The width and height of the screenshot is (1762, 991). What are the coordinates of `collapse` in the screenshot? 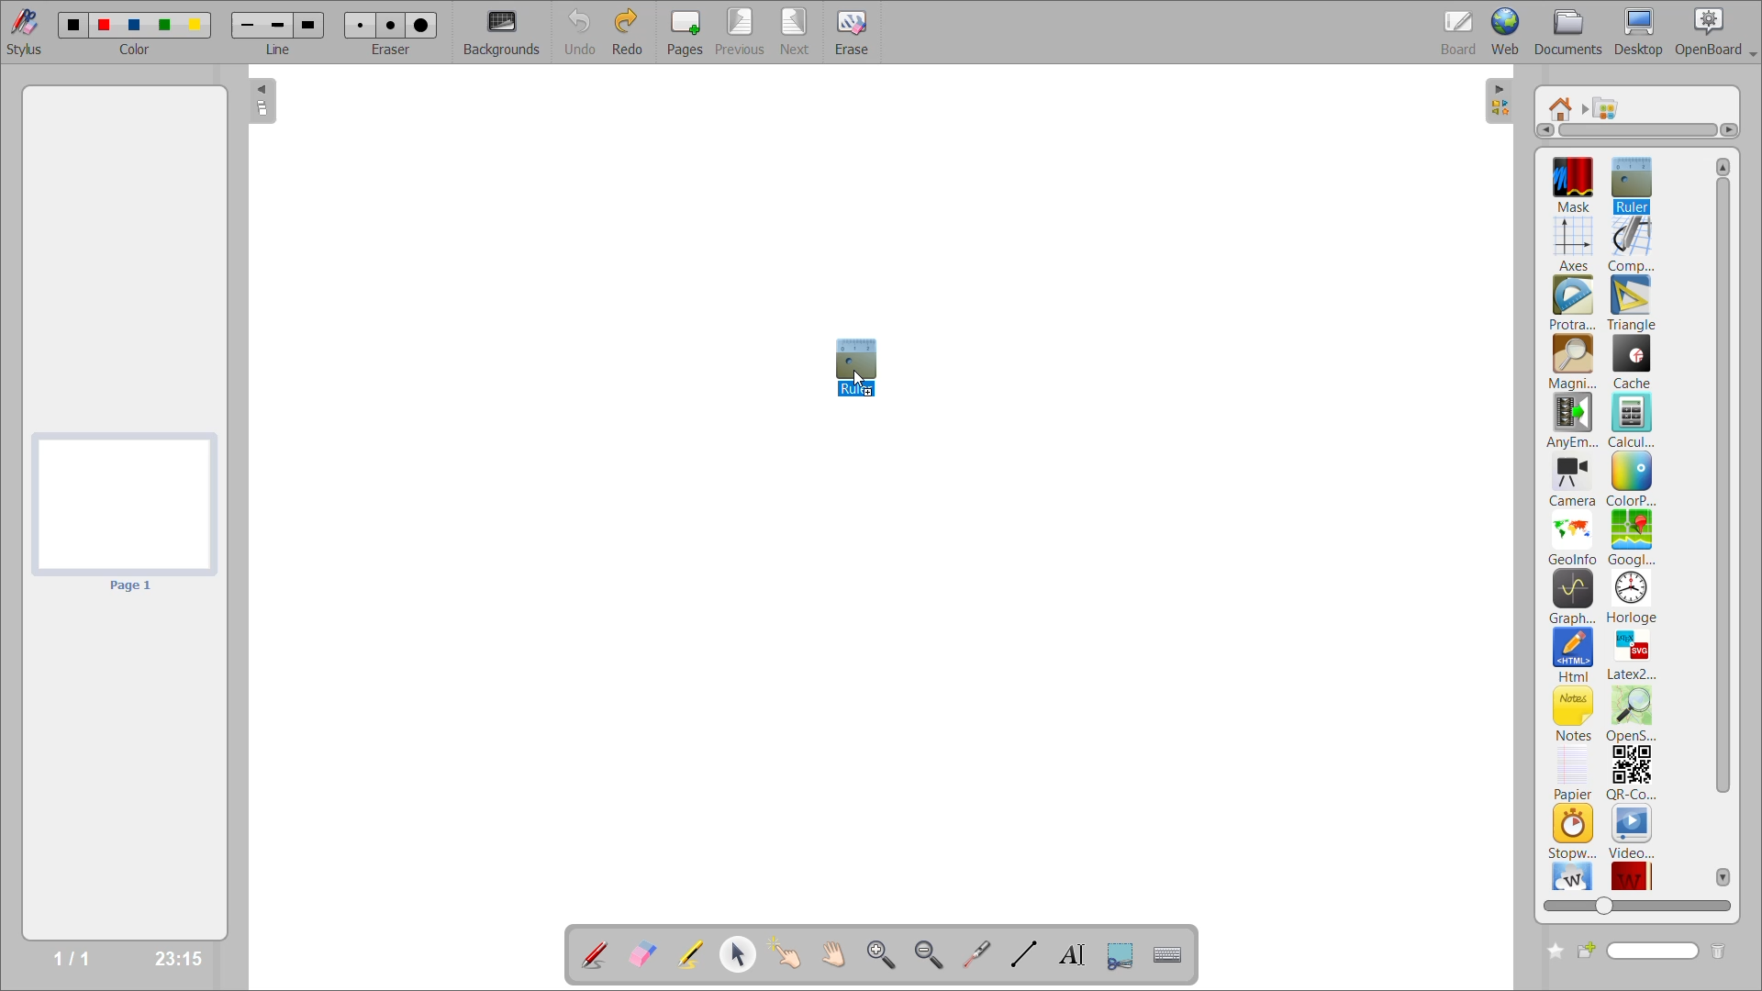 It's located at (263, 103).